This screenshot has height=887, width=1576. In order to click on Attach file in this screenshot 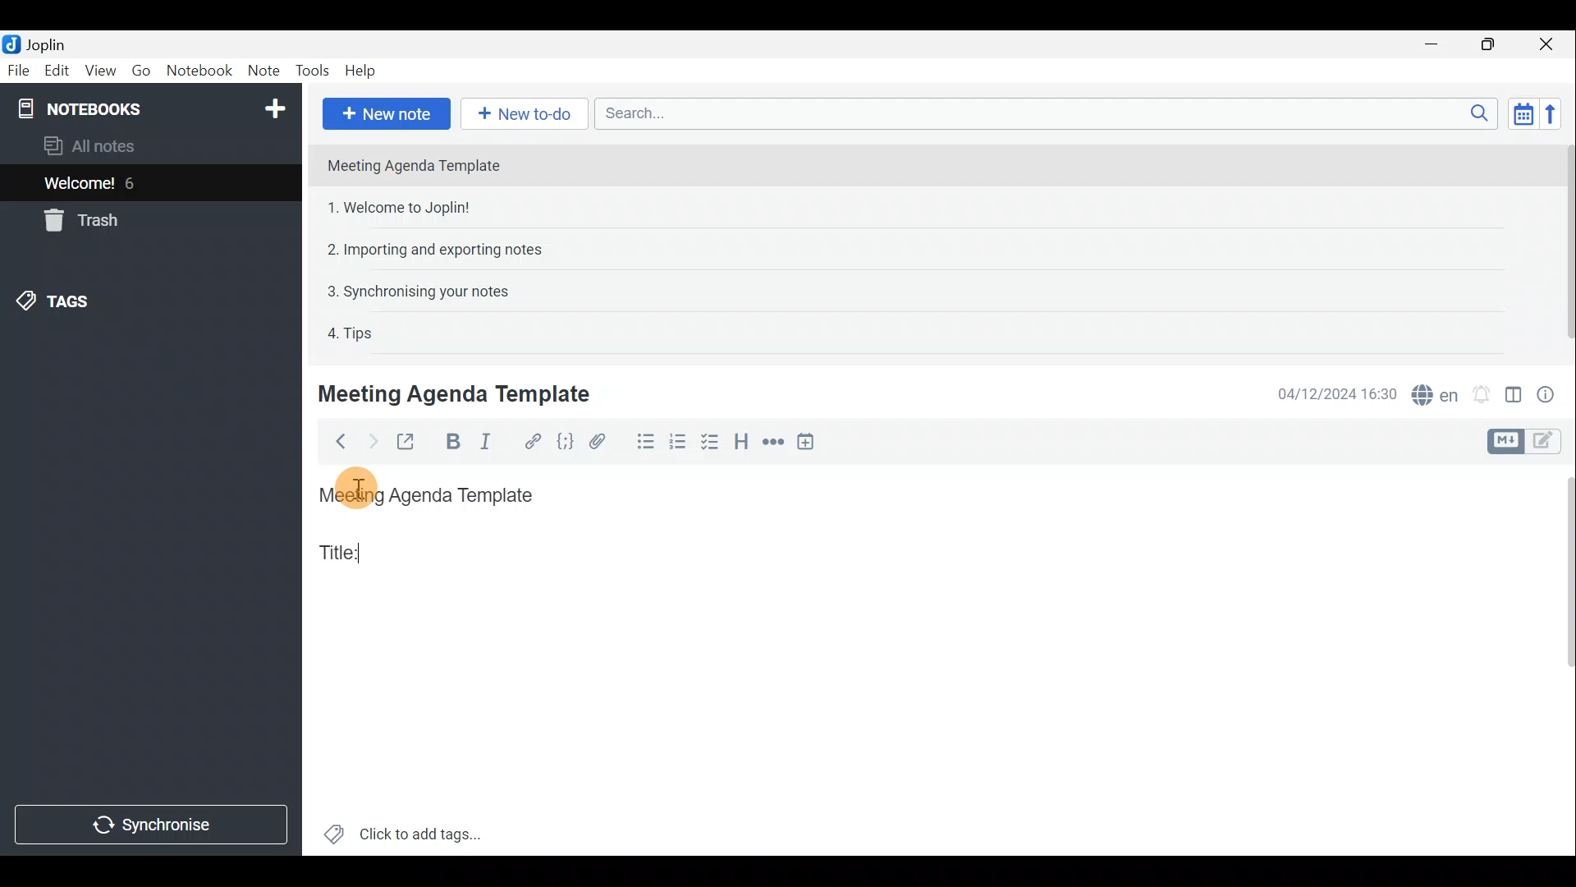, I will do `click(607, 441)`.